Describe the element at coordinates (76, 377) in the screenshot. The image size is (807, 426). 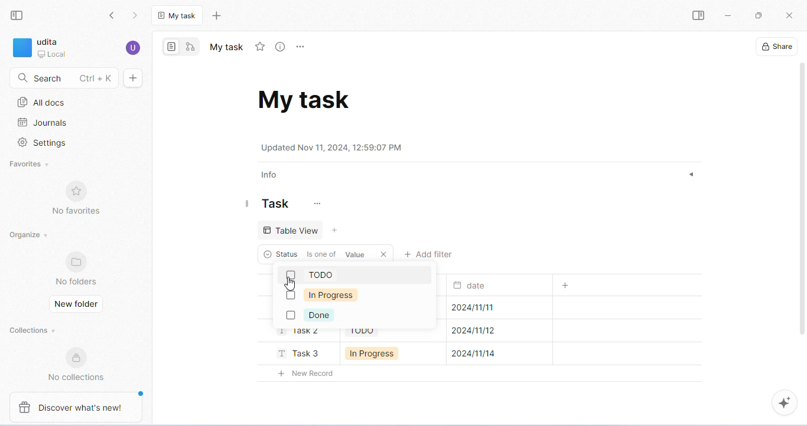
I see `no collections` at that location.